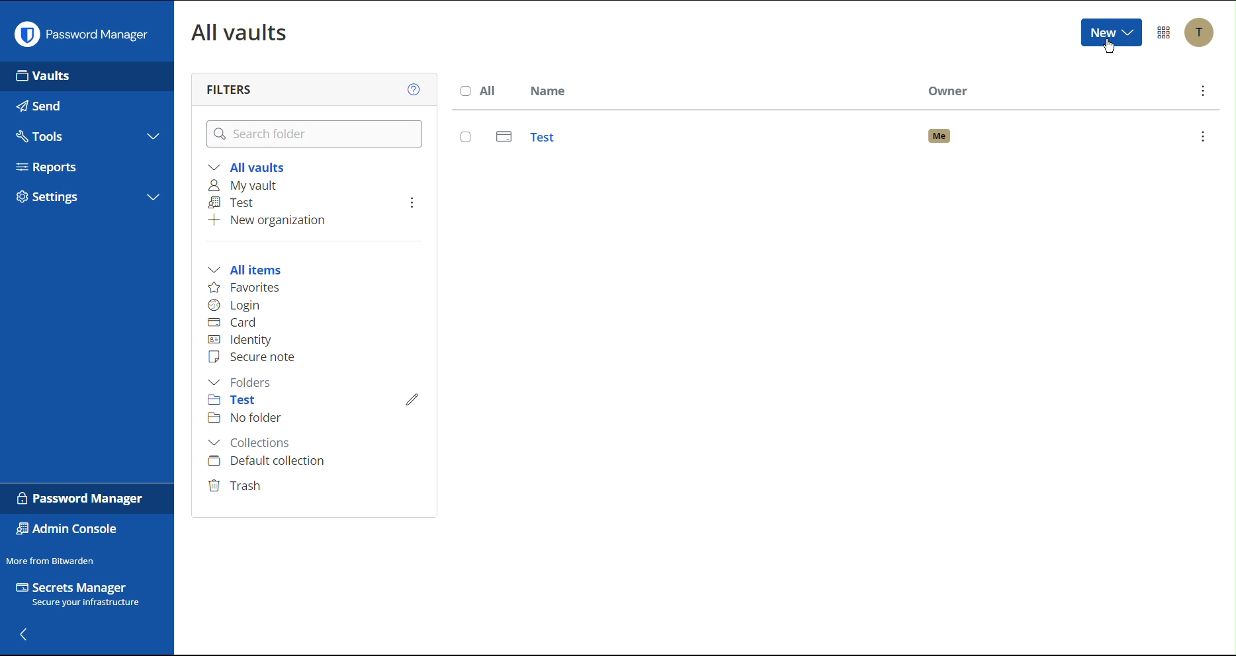 The height and width of the screenshot is (656, 1236). Describe the element at coordinates (249, 268) in the screenshot. I see `All items` at that location.